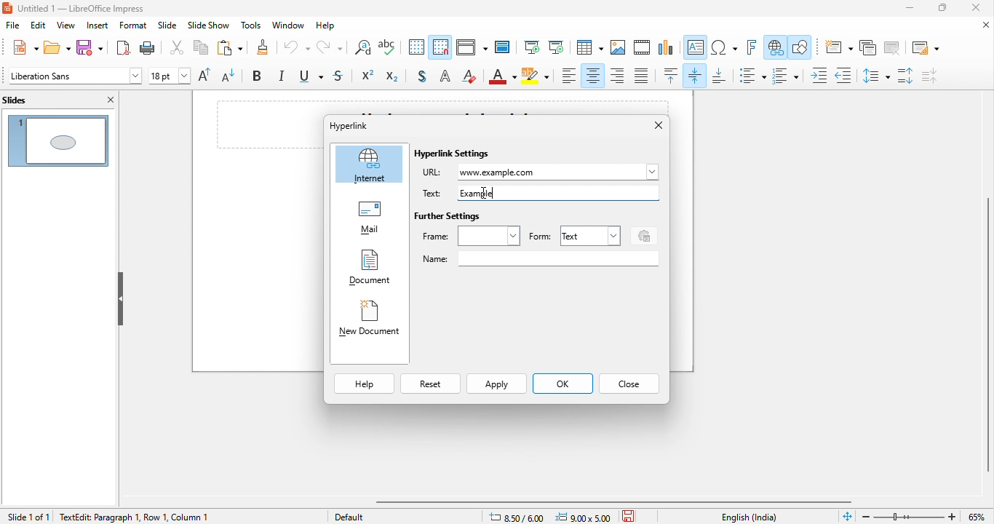  Describe the element at coordinates (751, 517) in the screenshot. I see `text language` at that location.